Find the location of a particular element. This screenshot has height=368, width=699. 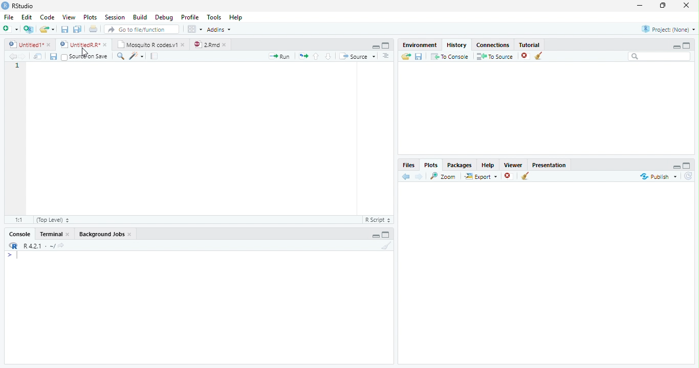

Save File is located at coordinates (419, 56).